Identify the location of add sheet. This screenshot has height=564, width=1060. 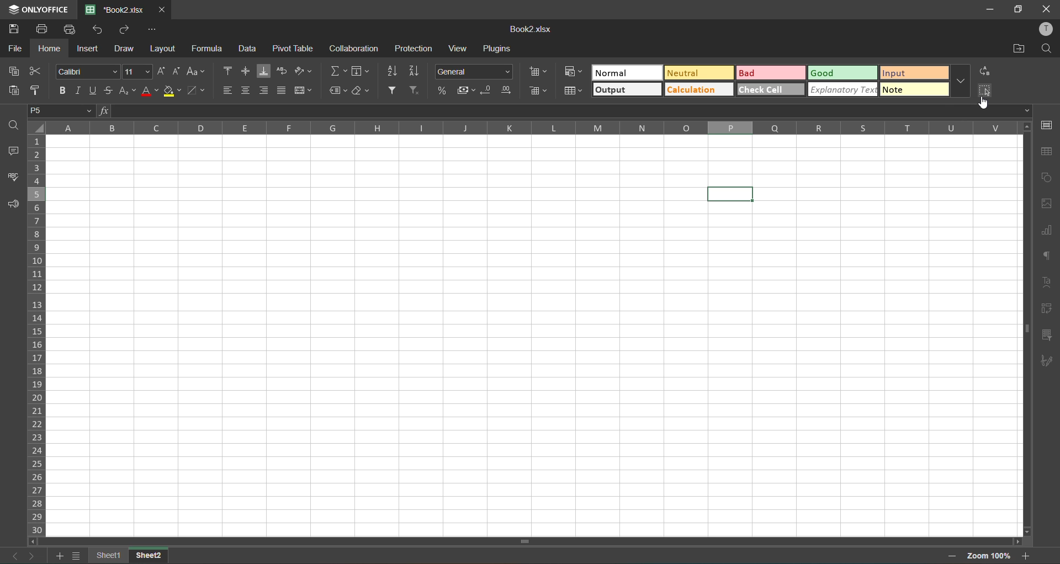
(59, 556).